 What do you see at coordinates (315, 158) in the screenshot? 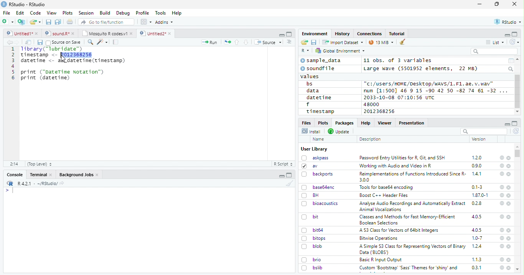
I see `askpass` at bounding box center [315, 158].